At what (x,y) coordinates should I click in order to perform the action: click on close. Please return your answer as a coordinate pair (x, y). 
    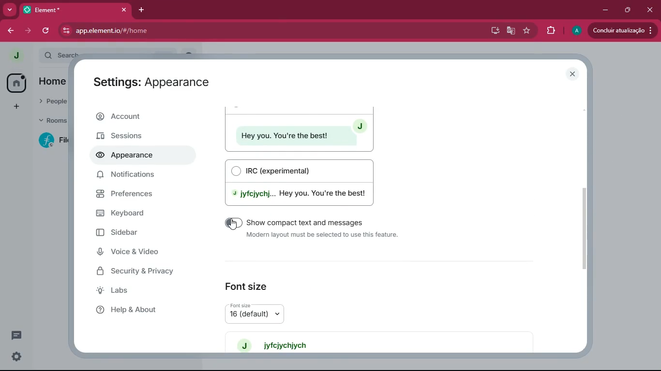
    Looking at the image, I should click on (650, 7).